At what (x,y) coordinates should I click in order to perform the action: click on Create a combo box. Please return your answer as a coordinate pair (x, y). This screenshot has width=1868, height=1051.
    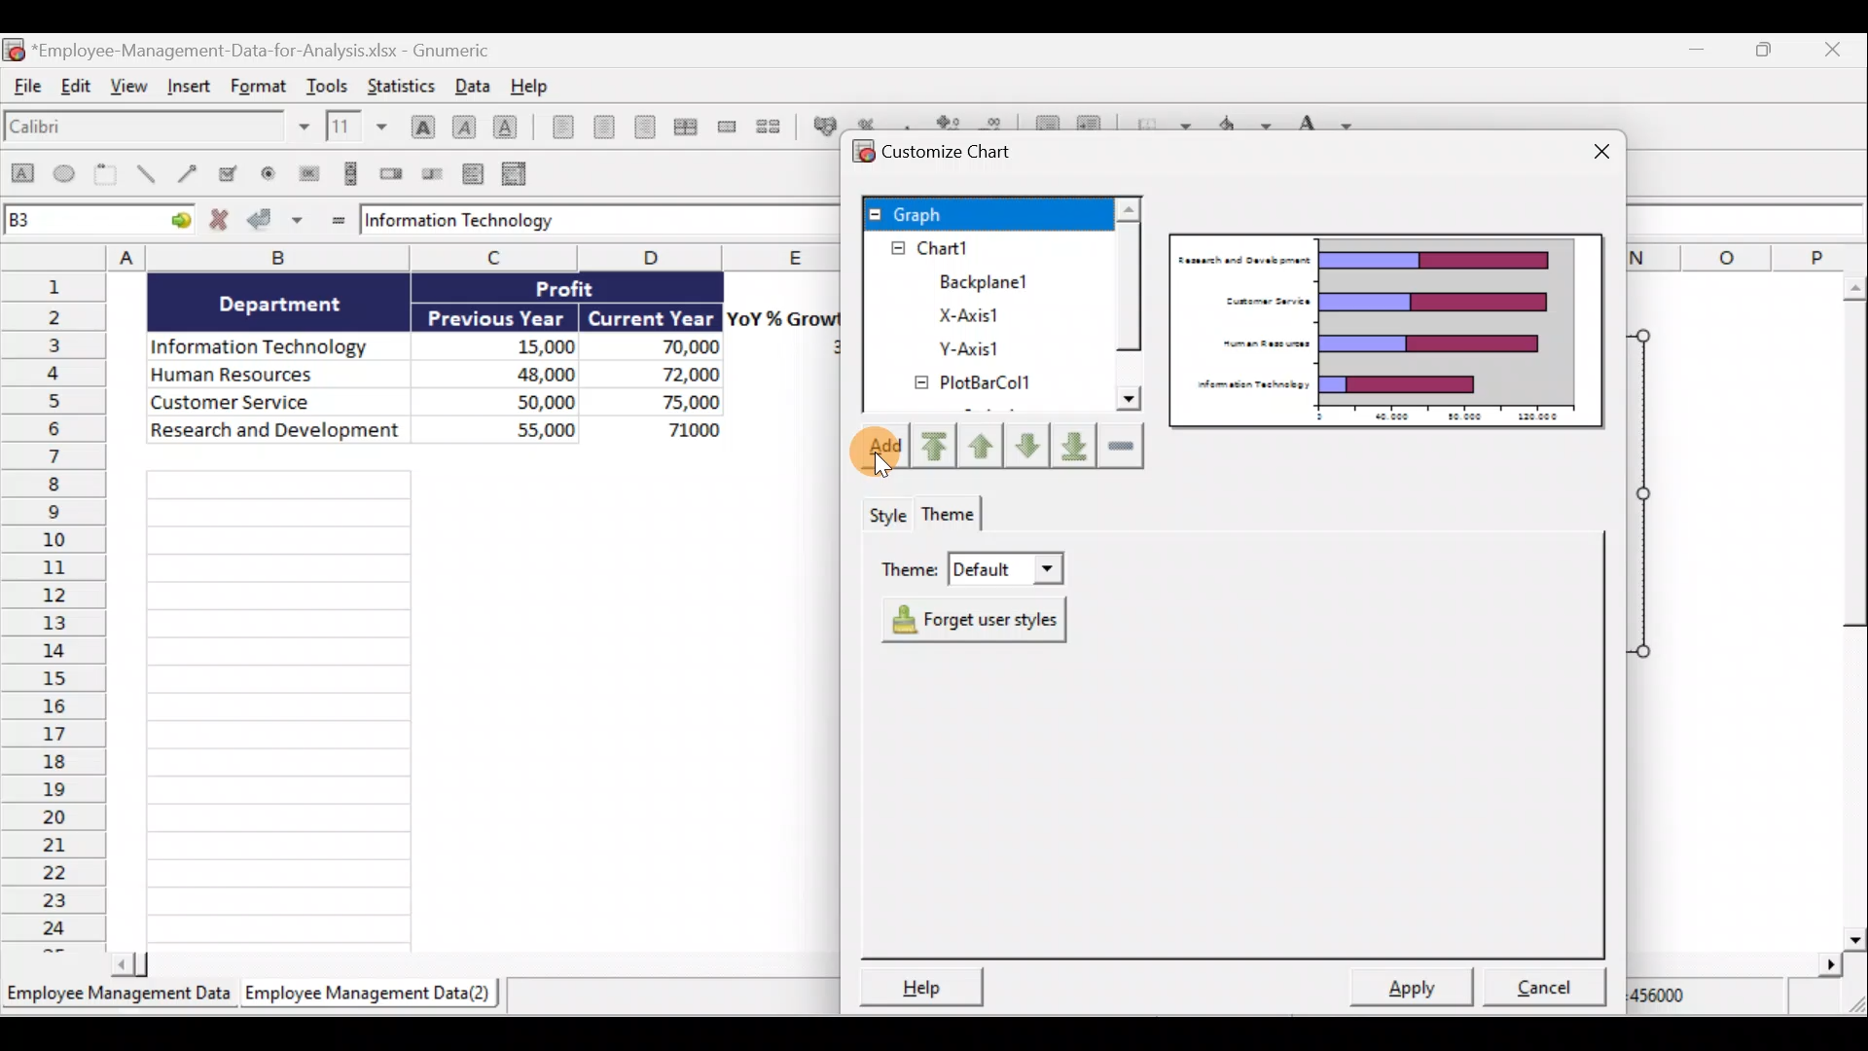
    Looking at the image, I should click on (517, 172).